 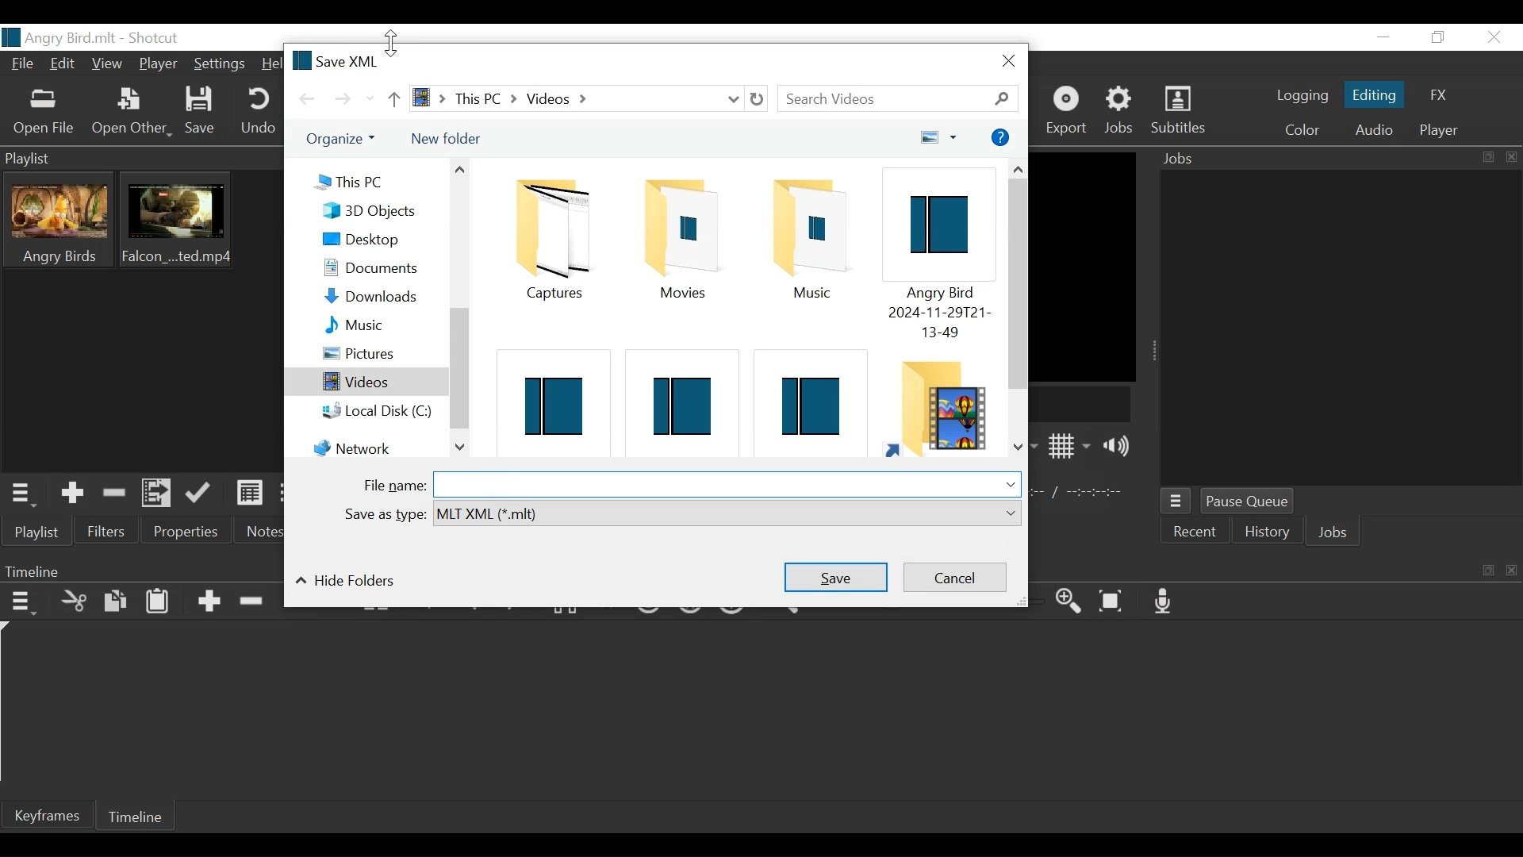 What do you see at coordinates (152, 39) in the screenshot?
I see `Shotcut` at bounding box center [152, 39].